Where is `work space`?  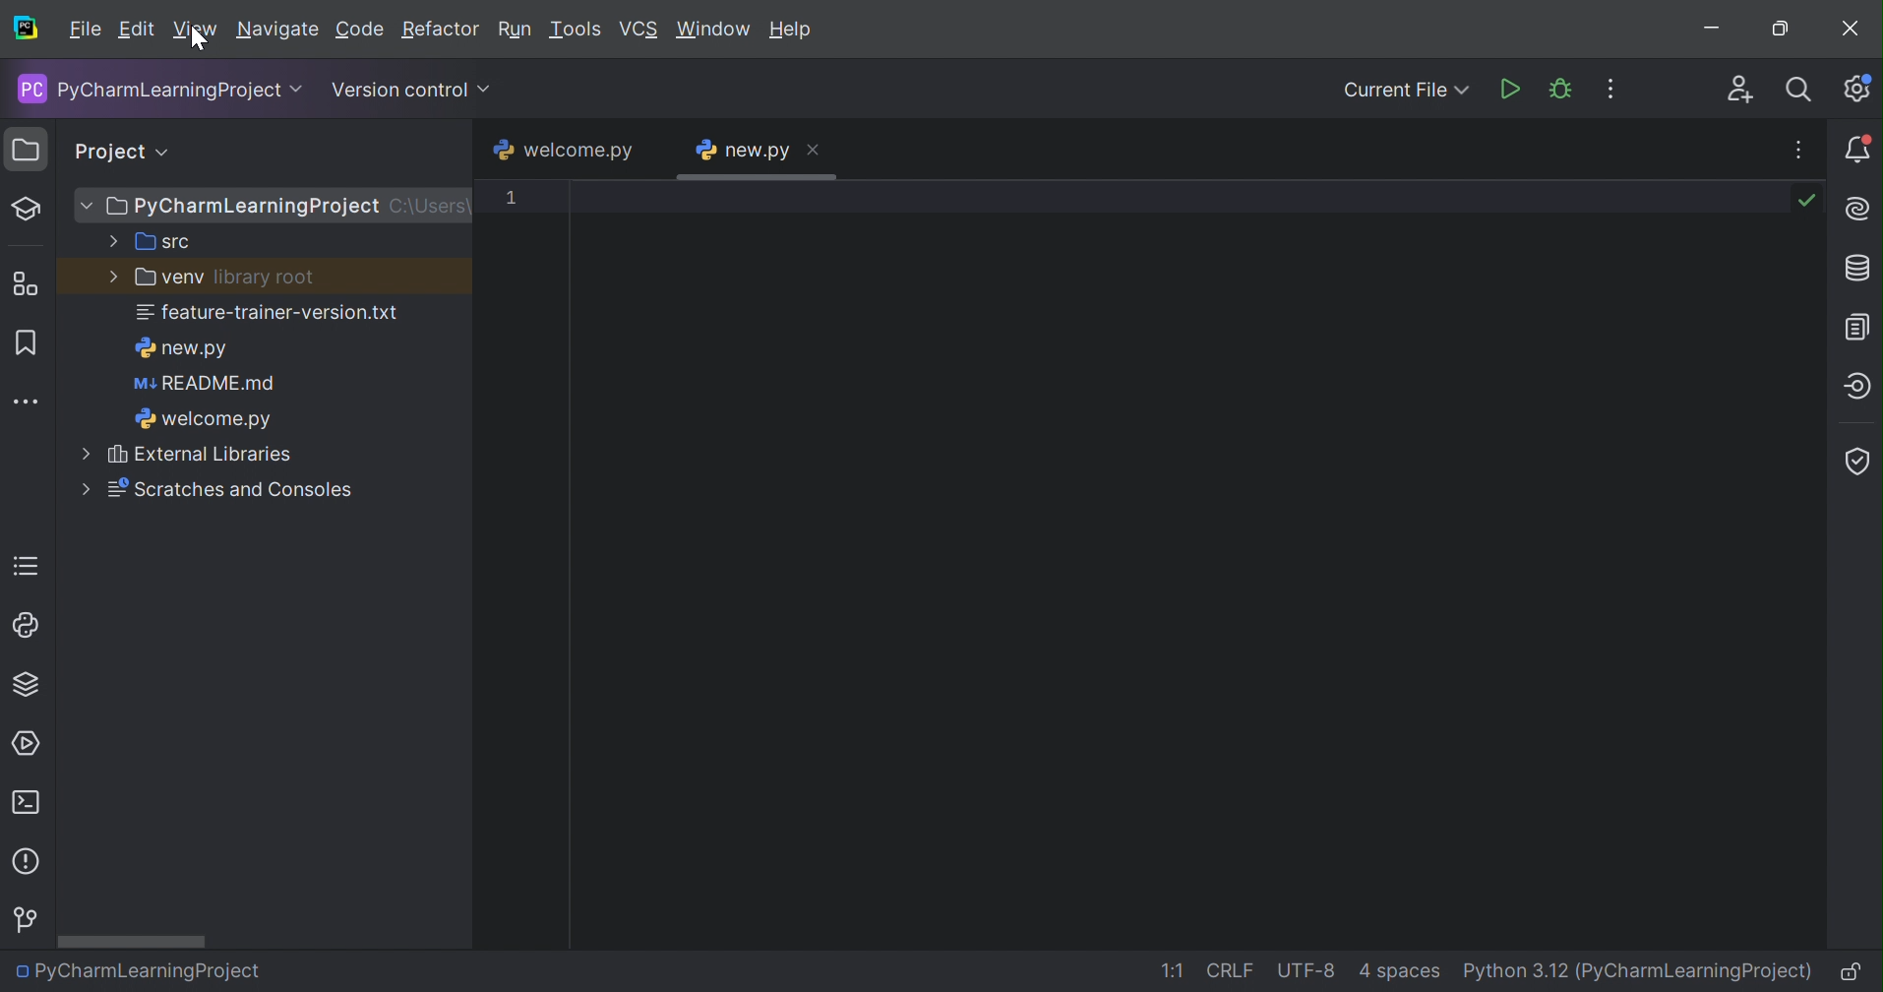
work space is located at coordinates (1183, 560).